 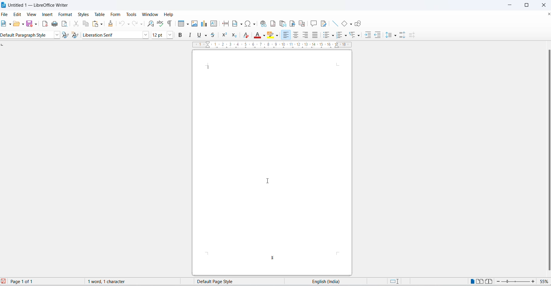 I want to click on insert field, so click(x=237, y=24).